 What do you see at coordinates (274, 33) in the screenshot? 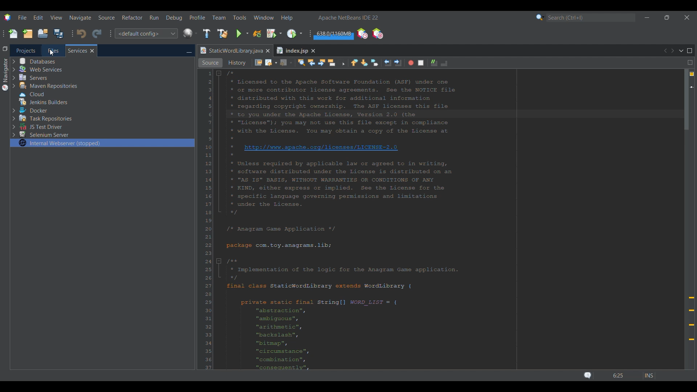
I see `Debug main project` at bounding box center [274, 33].